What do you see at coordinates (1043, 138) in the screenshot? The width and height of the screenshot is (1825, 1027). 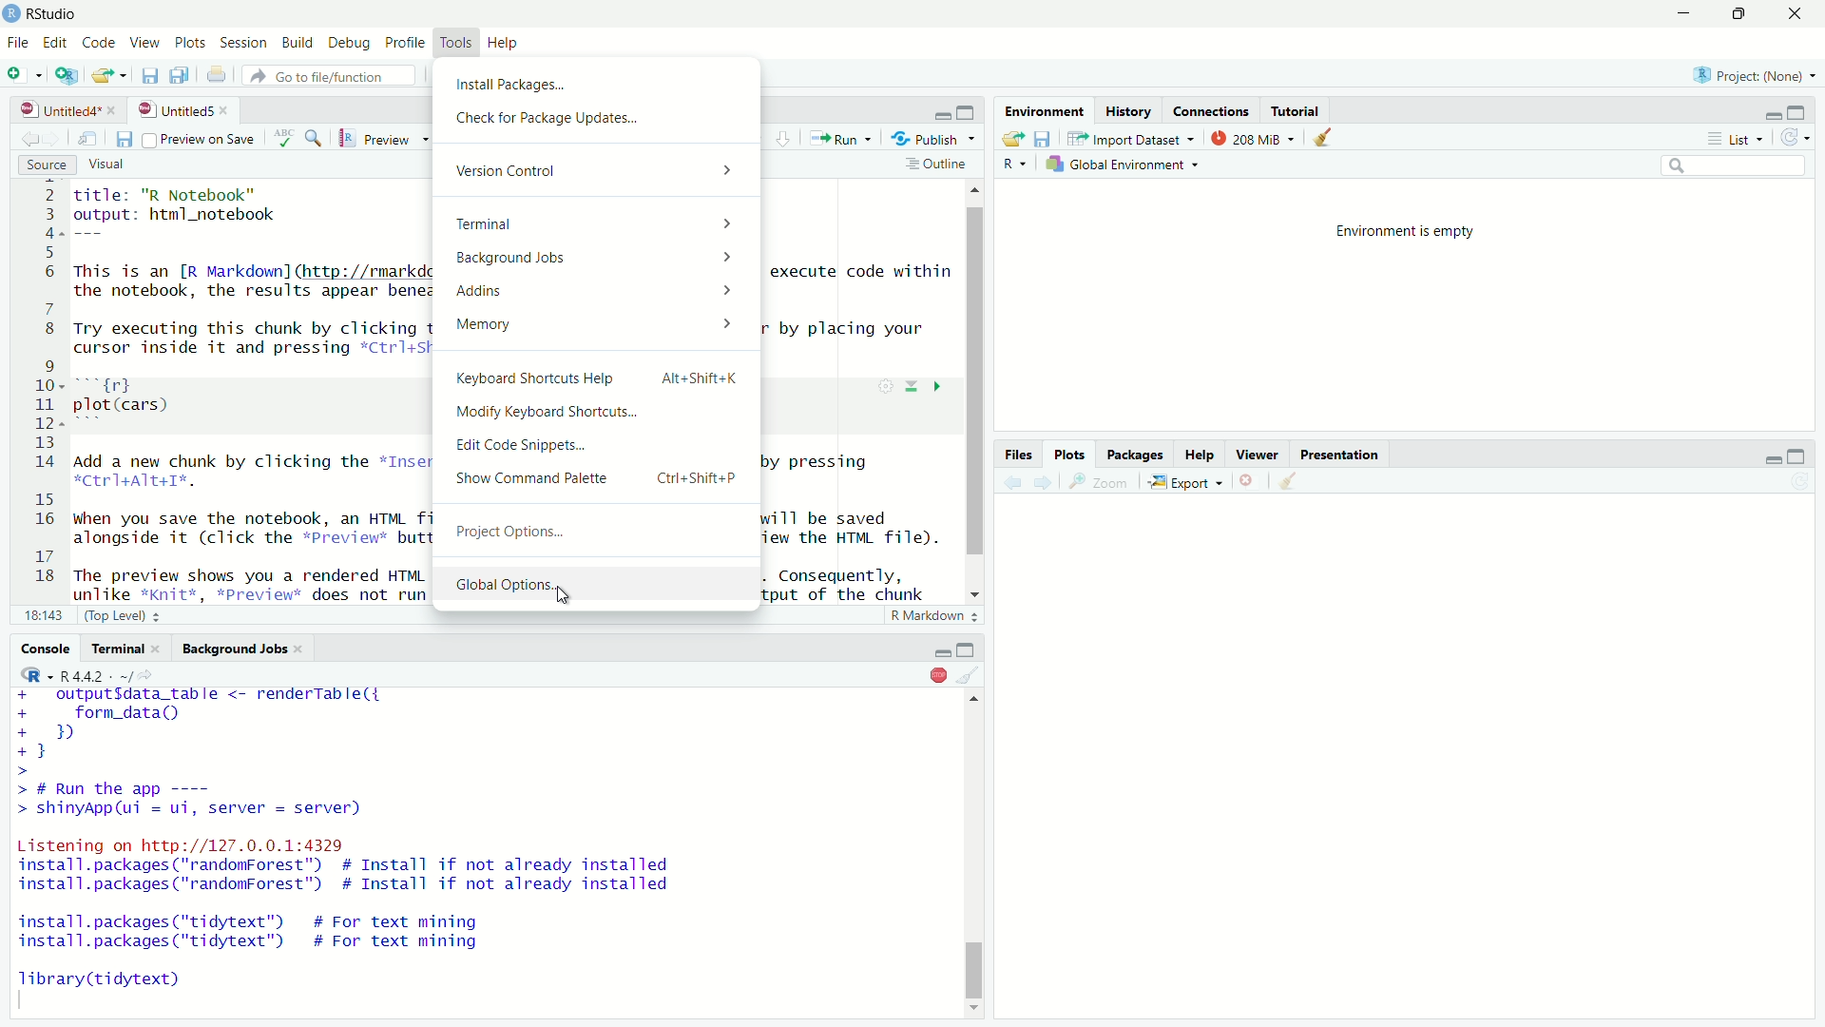 I see `save workspace` at bounding box center [1043, 138].